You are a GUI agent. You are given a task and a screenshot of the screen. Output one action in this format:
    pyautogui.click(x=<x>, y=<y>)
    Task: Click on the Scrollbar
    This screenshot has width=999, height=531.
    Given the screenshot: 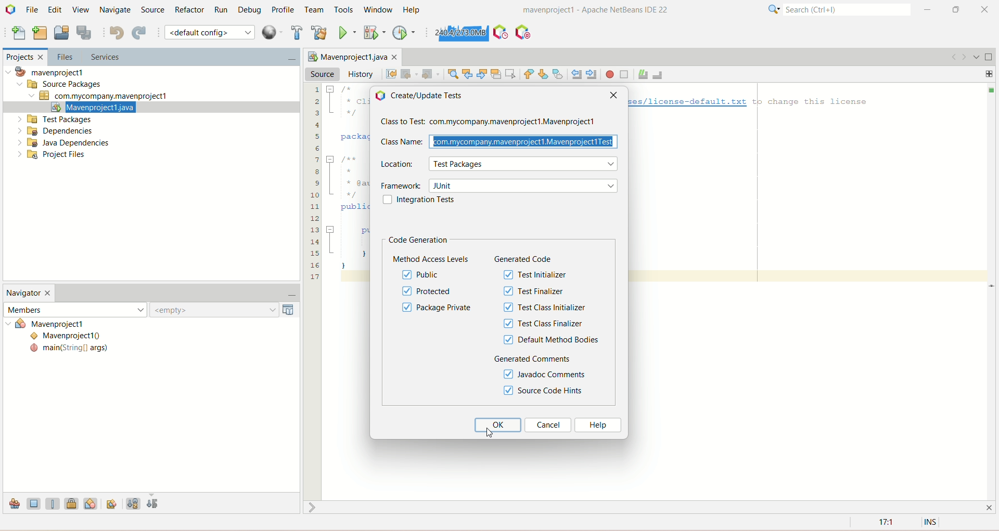 What is the action you would take?
    pyautogui.click(x=993, y=291)
    